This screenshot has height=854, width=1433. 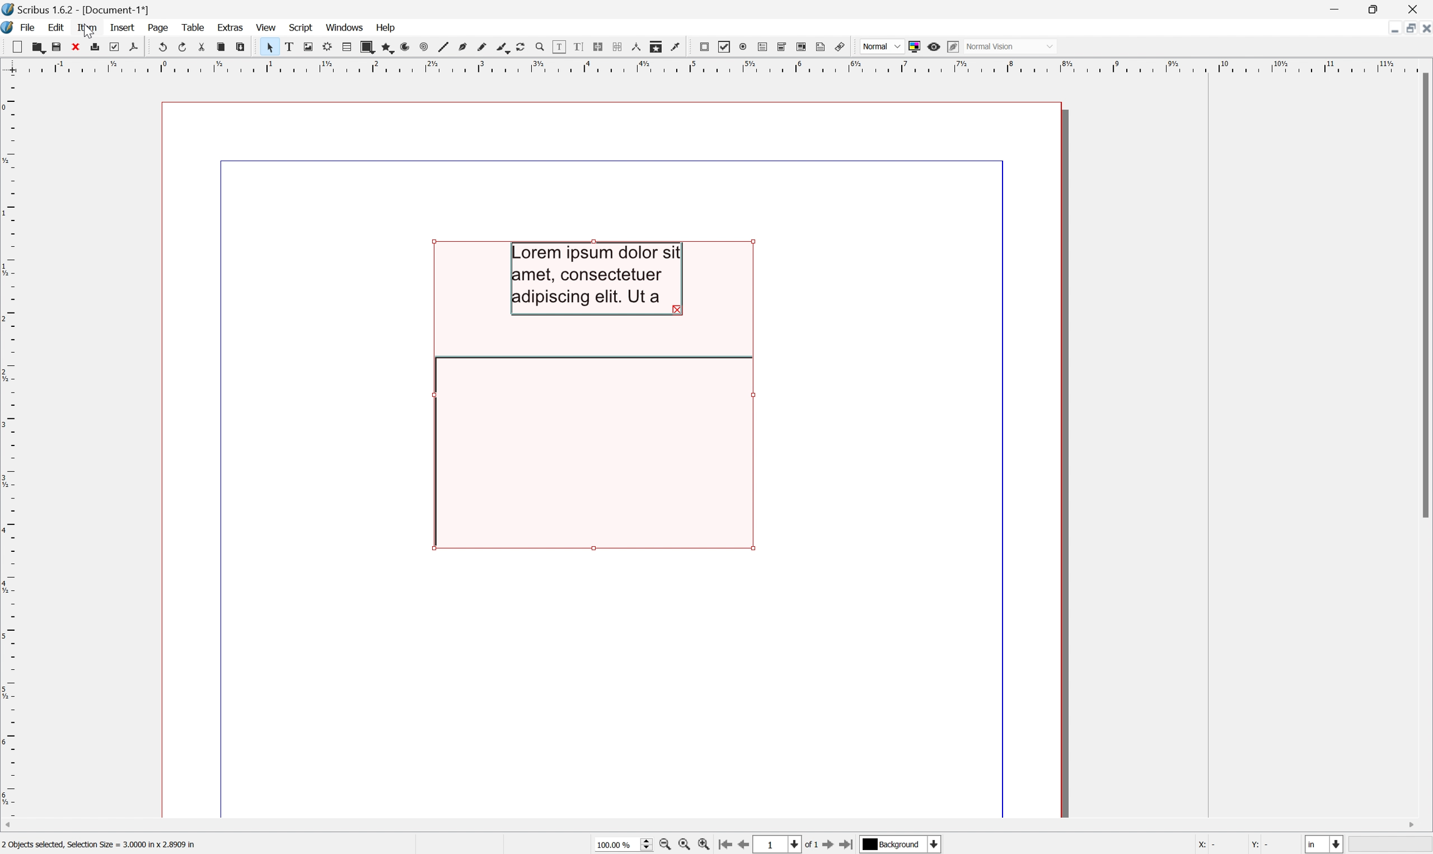 What do you see at coordinates (288, 48) in the screenshot?
I see `Text frame` at bounding box center [288, 48].